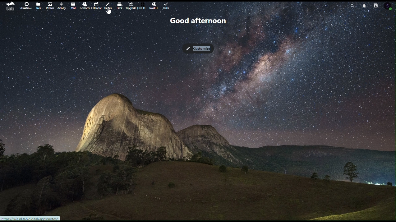  I want to click on tab, so click(8, 6).